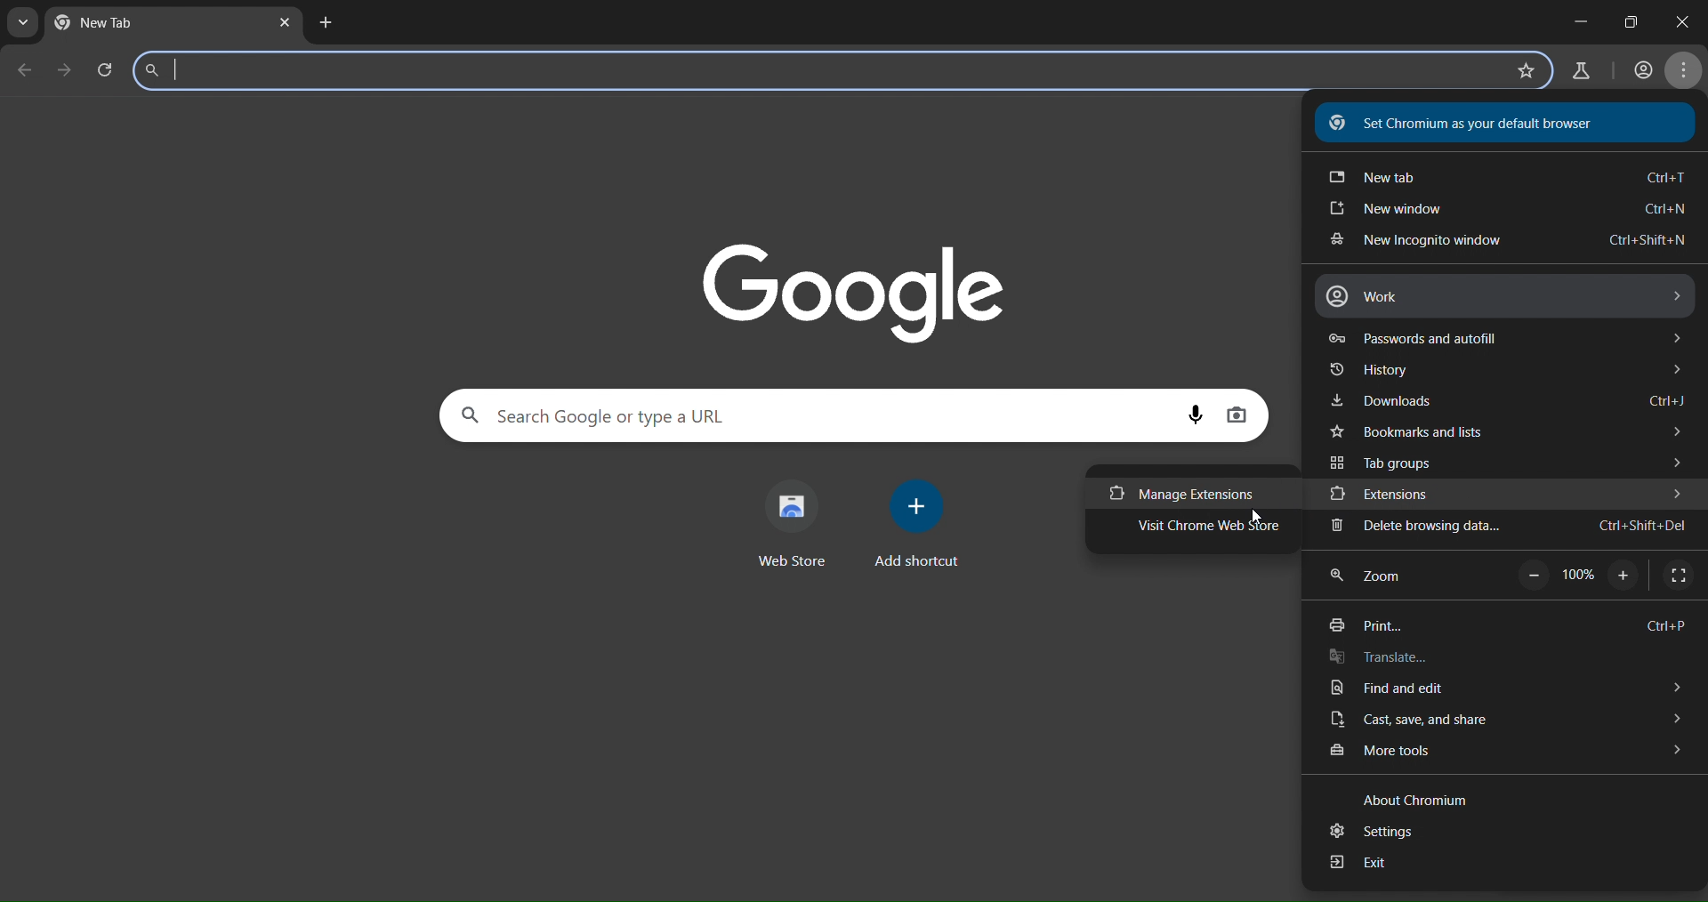  What do you see at coordinates (1619, 576) in the screenshot?
I see `zoom in` at bounding box center [1619, 576].